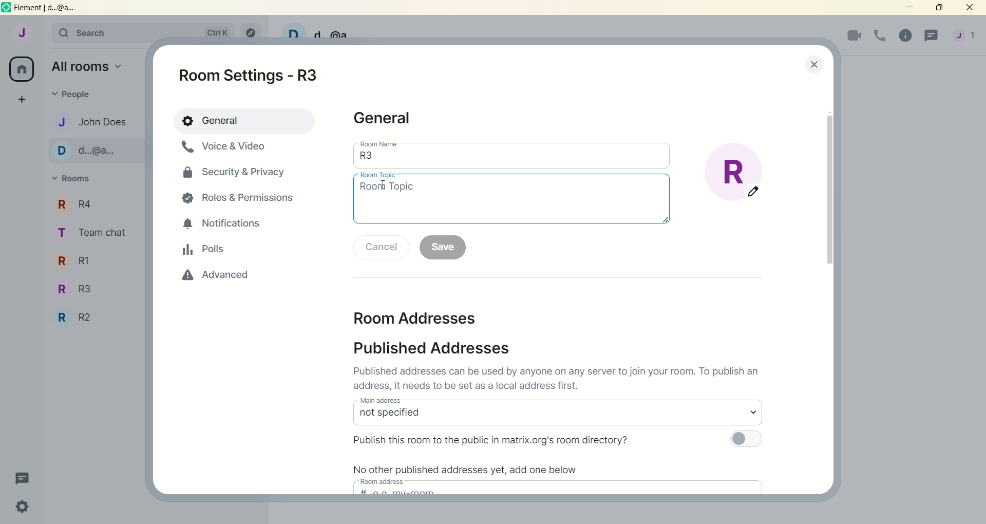 The height and width of the screenshot is (524, 986). I want to click on Published addresses can be used by anyone on any server to join your room. To publish an address it needs to be set as a local address first, so click(561, 378).